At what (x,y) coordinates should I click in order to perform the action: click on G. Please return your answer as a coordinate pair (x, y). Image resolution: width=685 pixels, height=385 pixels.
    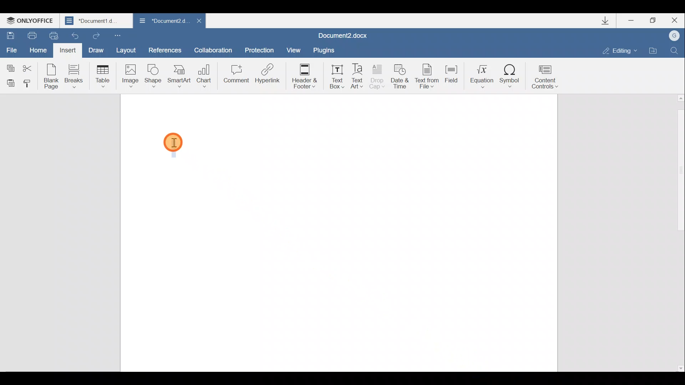
    Looking at the image, I should click on (675, 35).